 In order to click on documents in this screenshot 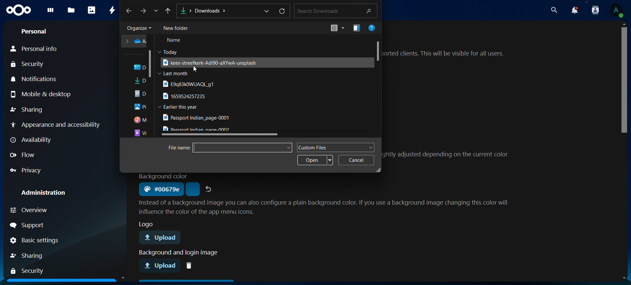, I will do `click(141, 94)`.